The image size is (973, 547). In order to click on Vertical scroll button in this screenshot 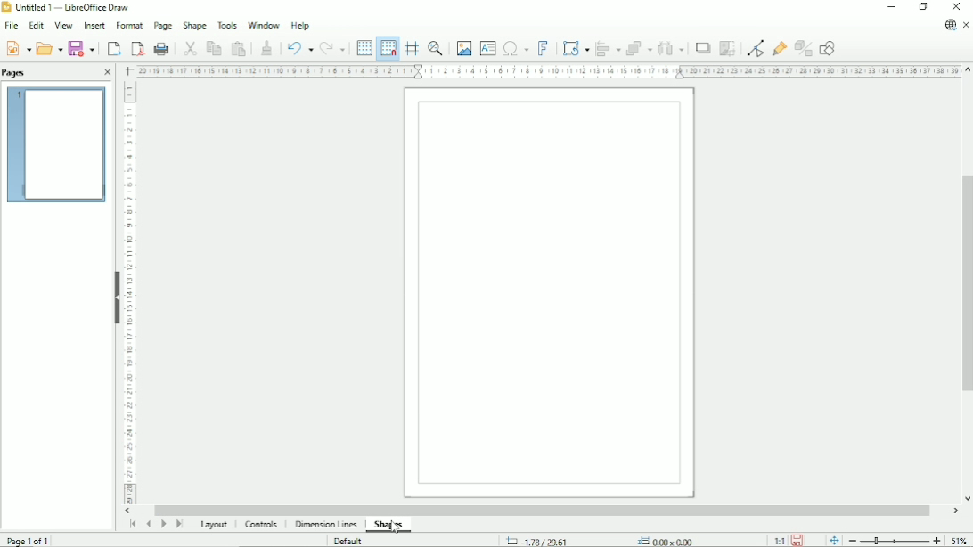, I will do `click(966, 498)`.